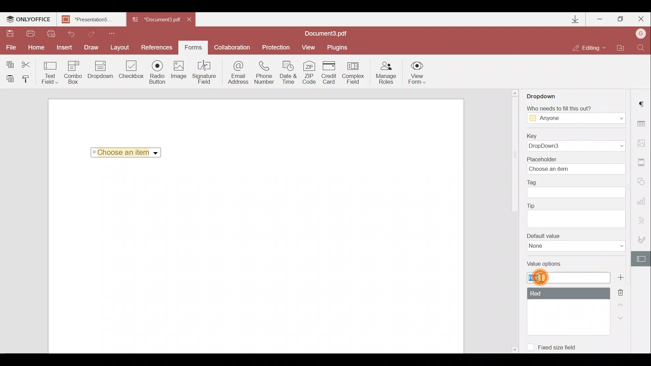 This screenshot has height=366, width=651. Describe the element at coordinates (156, 153) in the screenshot. I see `Dropdown` at that location.